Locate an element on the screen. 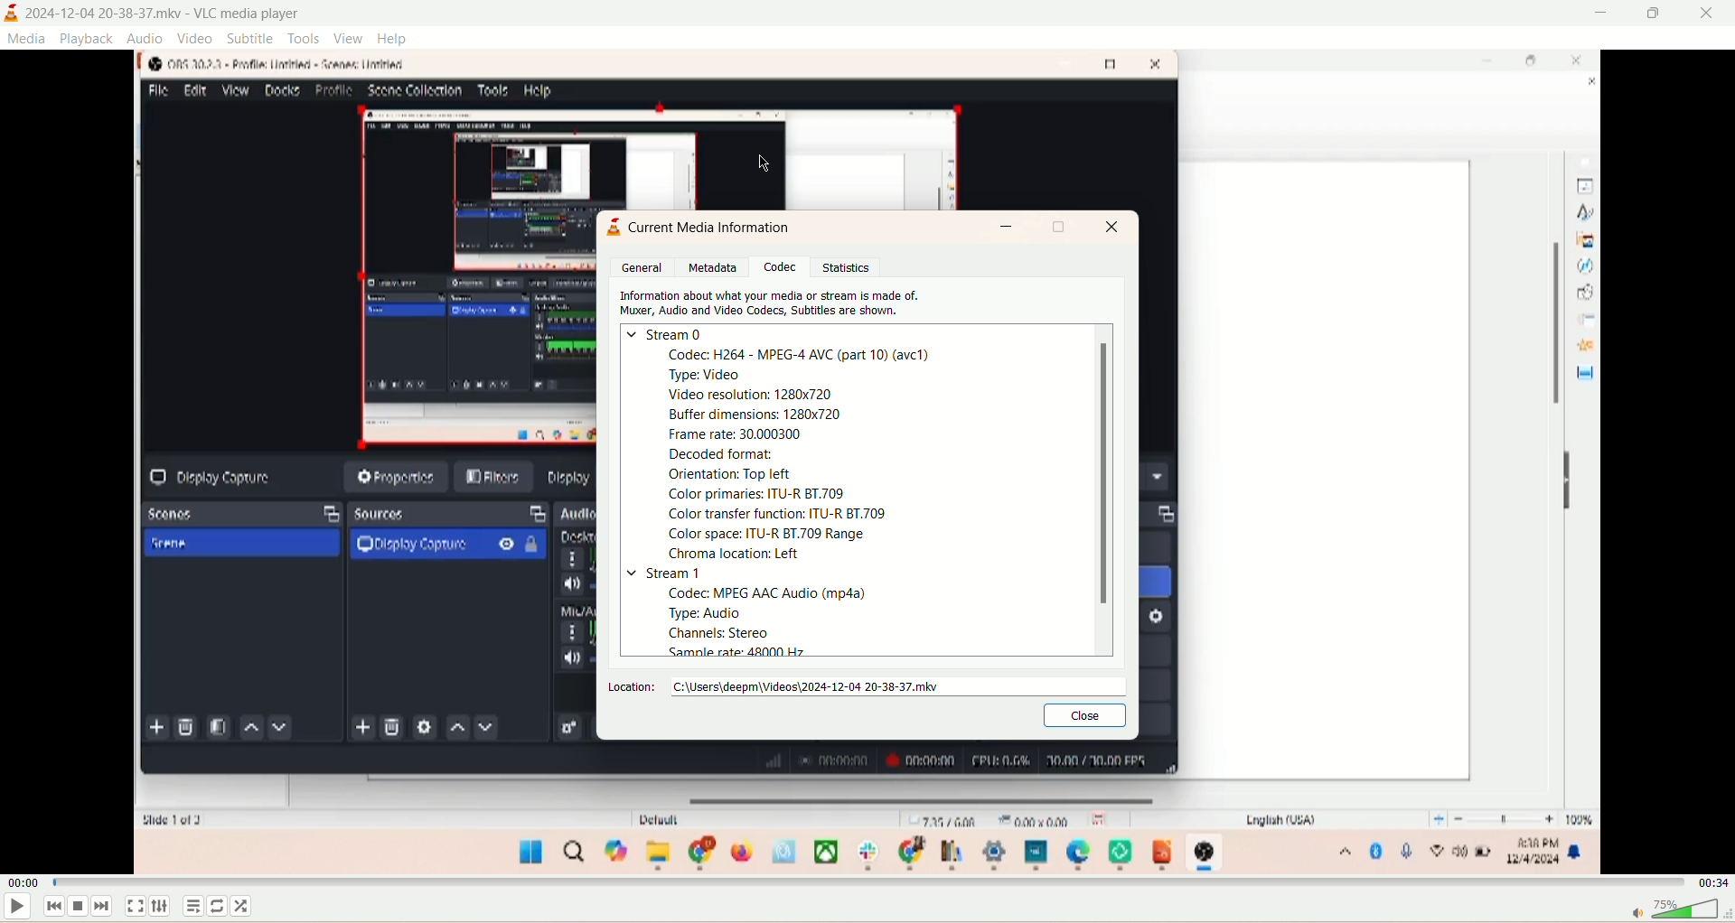 The height and width of the screenshot is (923, 1735). total time is located at coordinates (1713, 882).